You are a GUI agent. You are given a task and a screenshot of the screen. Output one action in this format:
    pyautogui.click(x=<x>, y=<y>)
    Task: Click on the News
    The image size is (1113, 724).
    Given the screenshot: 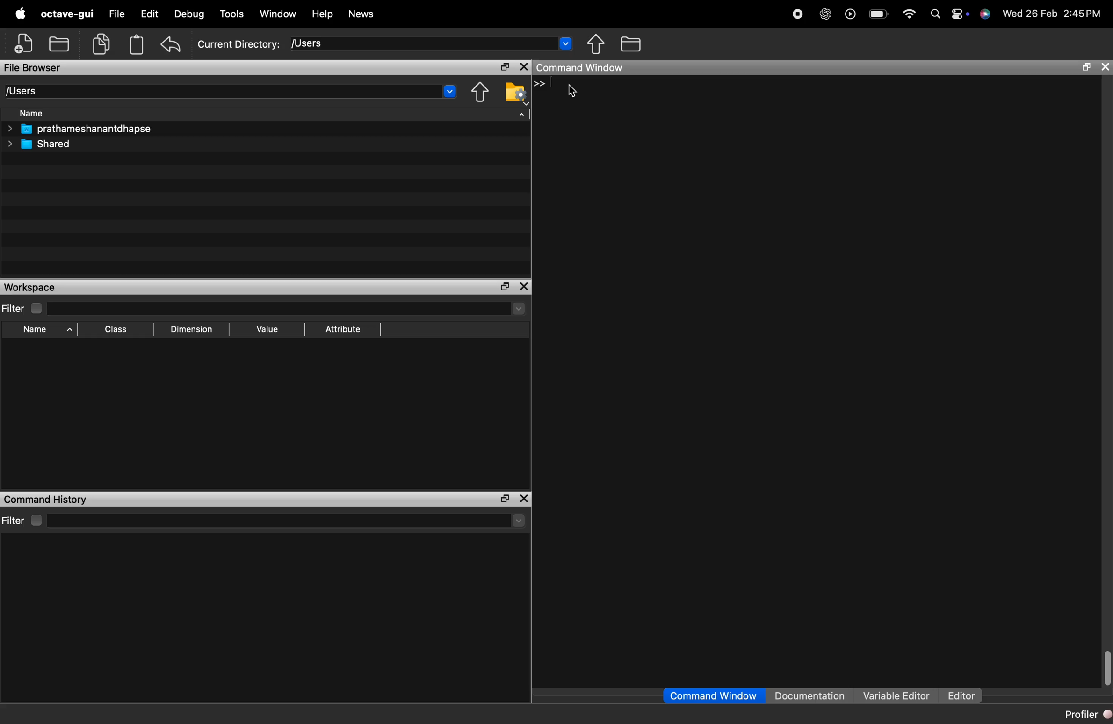 What is the action you would take?
    pyautogui.click(x=368, y=14)
    